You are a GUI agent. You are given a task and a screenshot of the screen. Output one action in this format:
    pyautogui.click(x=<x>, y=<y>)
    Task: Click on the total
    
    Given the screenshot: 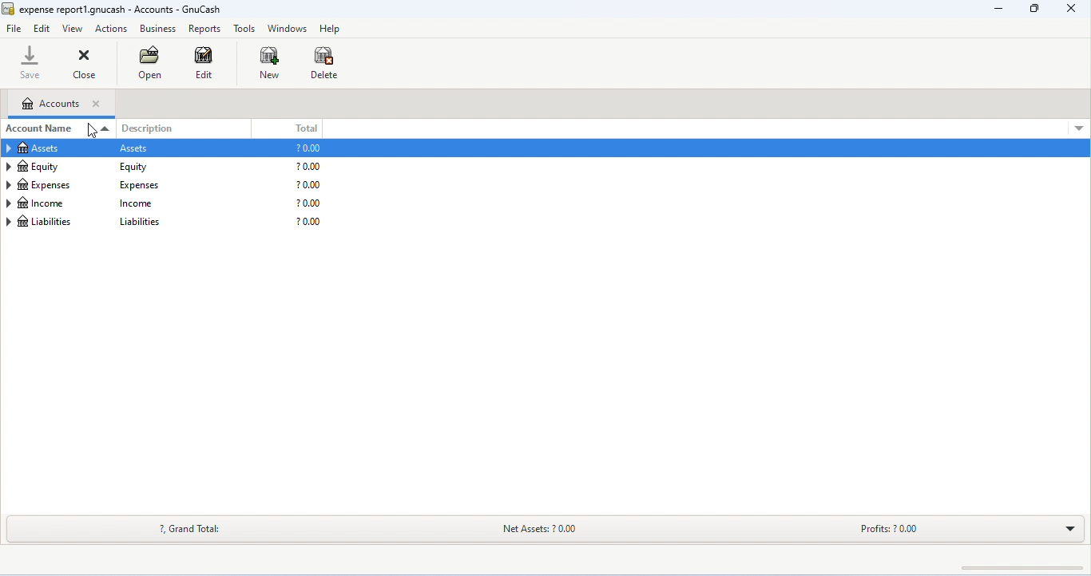 What is the action you would take?
    pyautogui.click(x=305, y=128)
    